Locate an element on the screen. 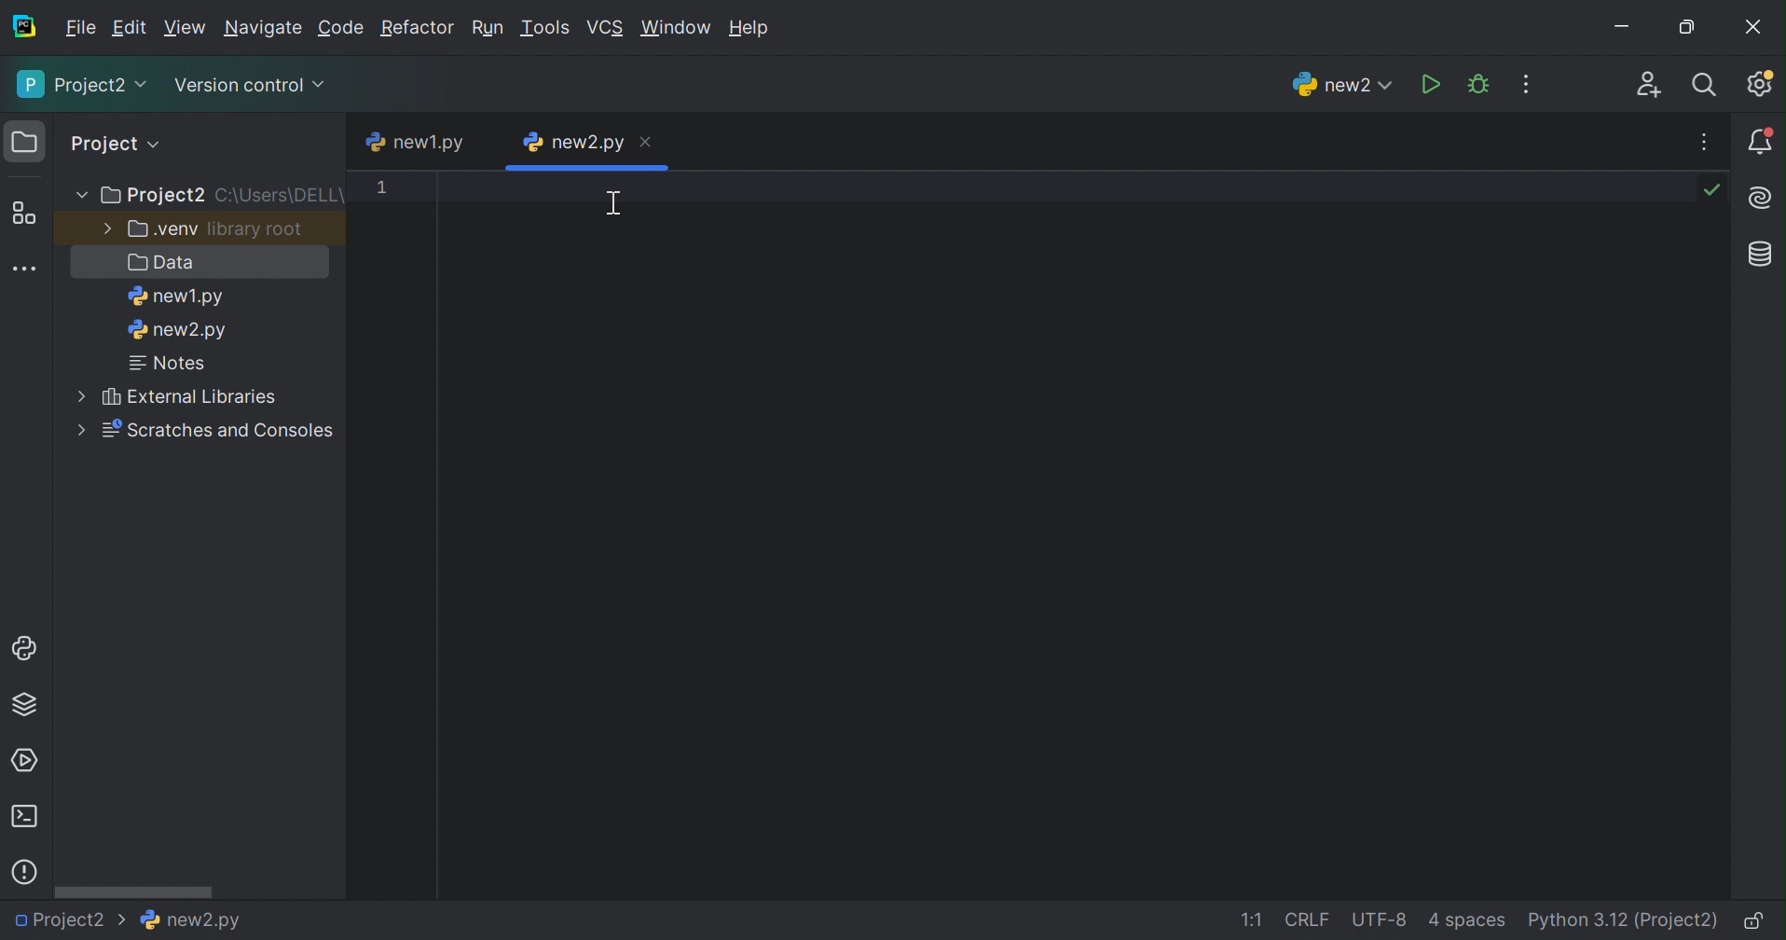 This screenshot has width=1786, height=940. 1 is located at coordinates (383, 190).